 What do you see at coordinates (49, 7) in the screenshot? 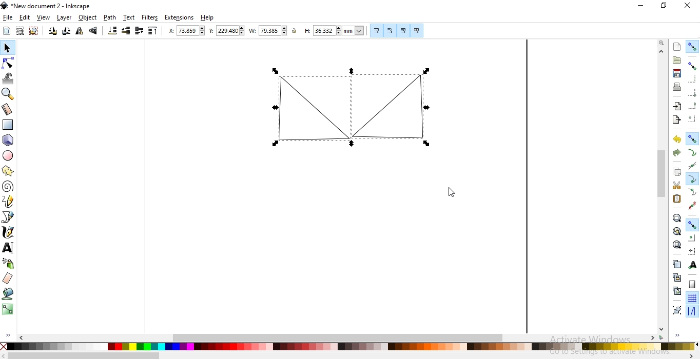
I see `new document 2 - inkscape` at bounding box center [49, 7].